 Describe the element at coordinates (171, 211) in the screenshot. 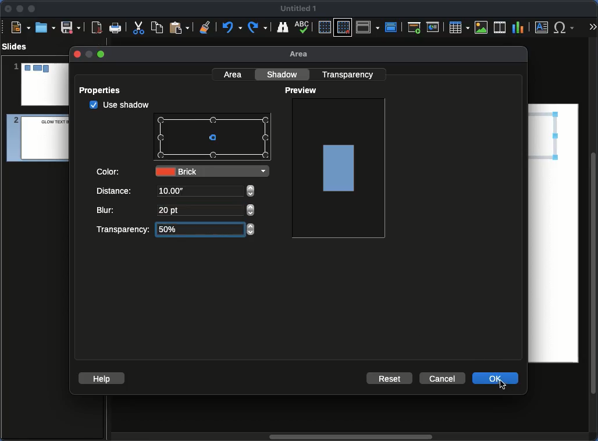

I see `20 pt` at that location.